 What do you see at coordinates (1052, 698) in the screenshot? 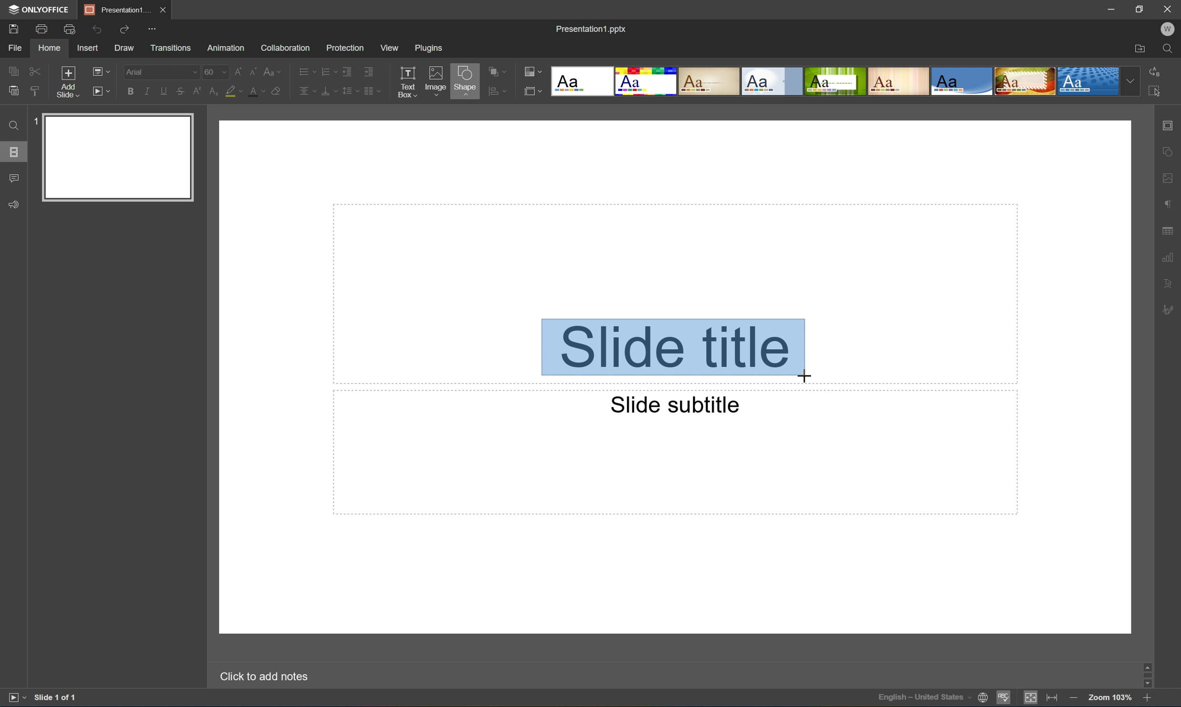
I see `Fit to width` at bounding box center [1052, 698].